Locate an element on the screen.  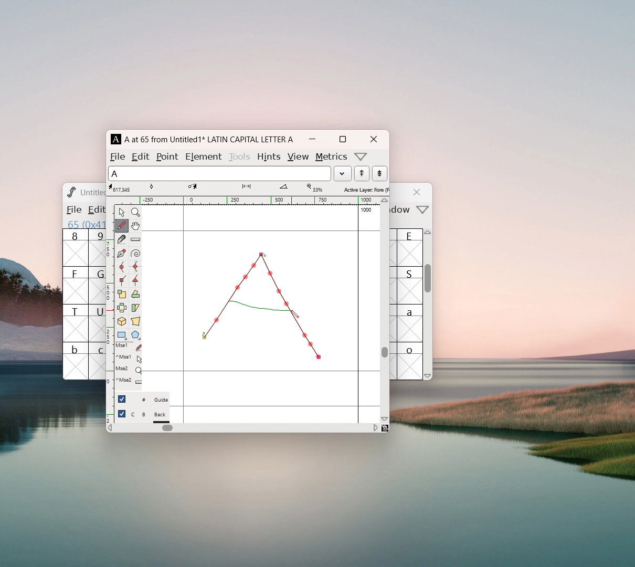
measure distance, angle between points is located at coordinates (135, 240).